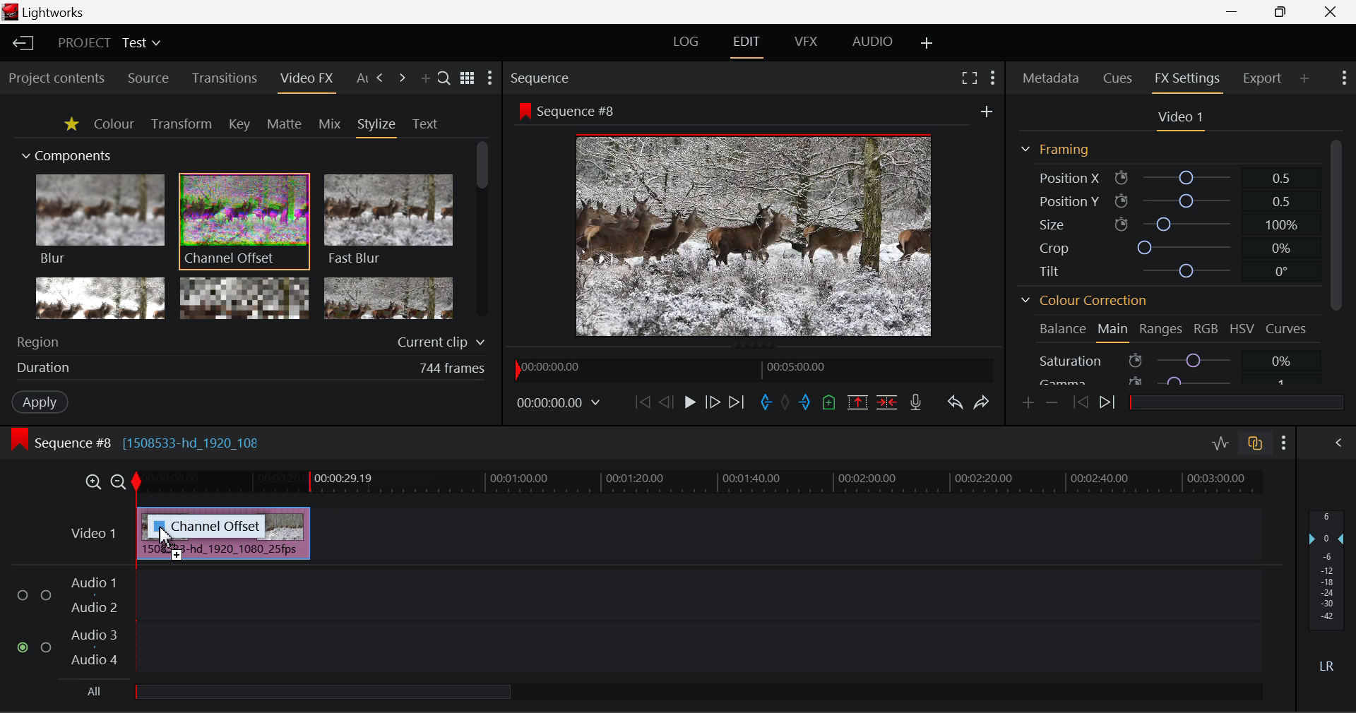 The width and height of the screenshot is (1356, 713). I want to click on Window Title, so click(54, 13).